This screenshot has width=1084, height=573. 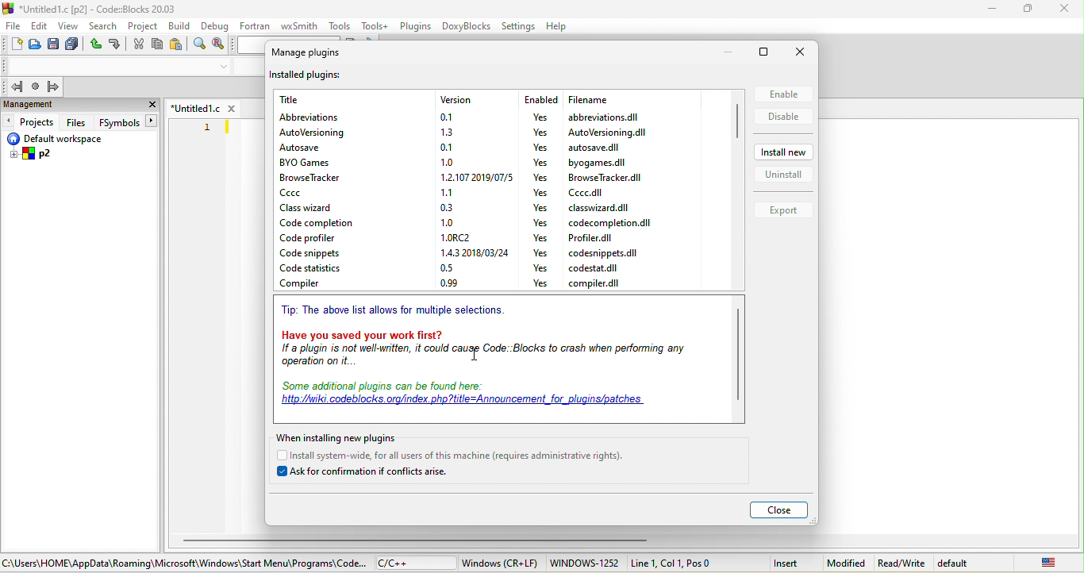 I want to click on C:\Users\HOME\AppData\Roaming\Microsoft\Windows\Start Menu\Programs\ Code..., so click(x=183, y=563).